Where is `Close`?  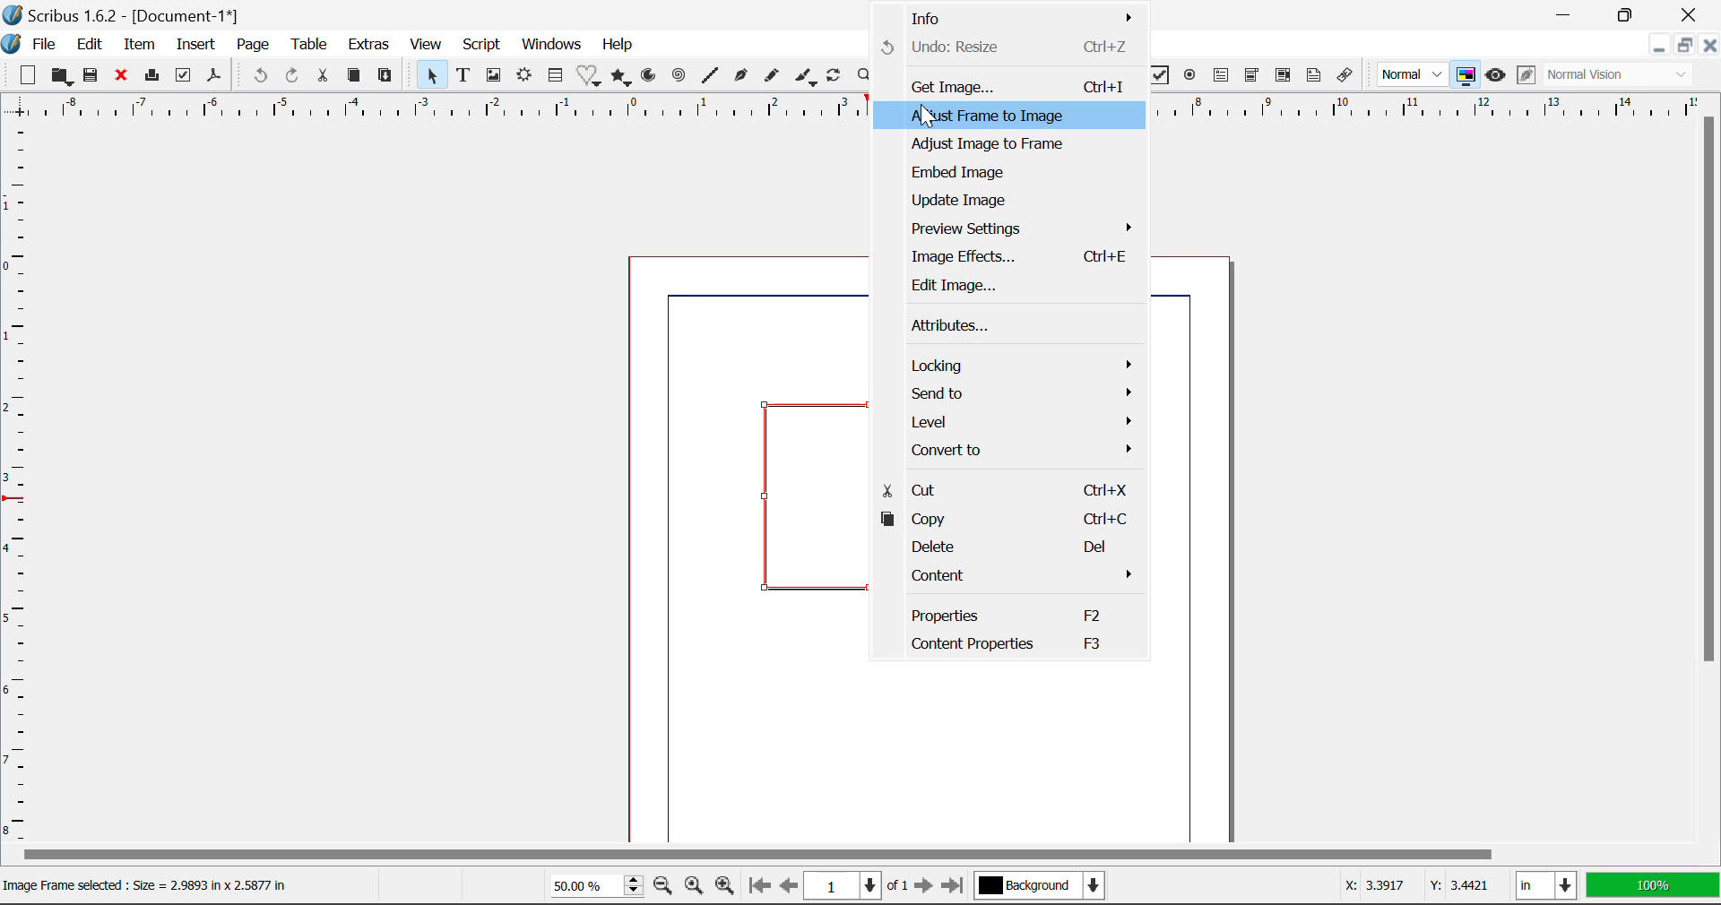
Close is located at coordinates (1710, 45).